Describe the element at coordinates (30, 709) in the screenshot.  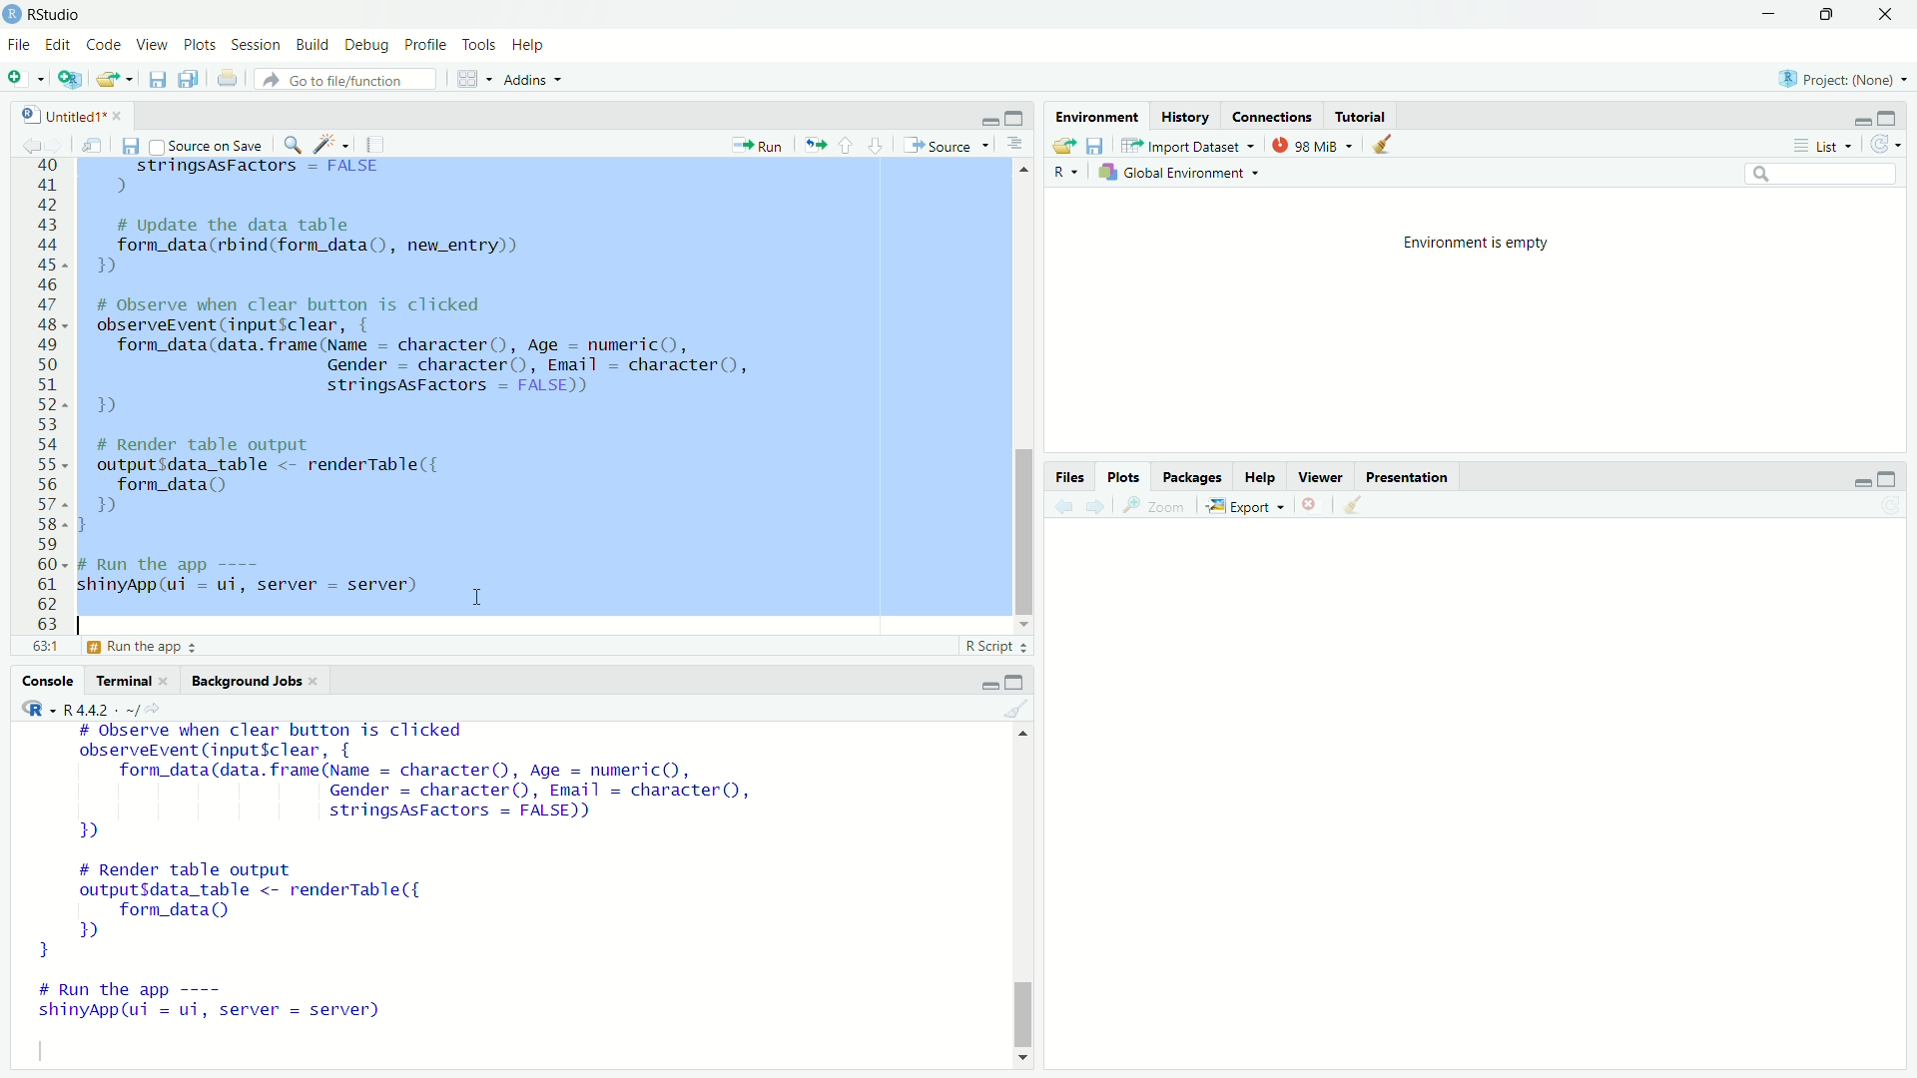
I see `language change` at that location.